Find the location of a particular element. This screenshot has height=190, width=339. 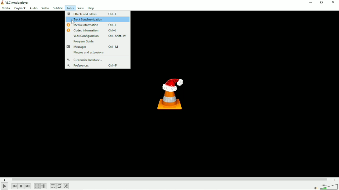

Stop playlist is located at coordinates (21, 186).